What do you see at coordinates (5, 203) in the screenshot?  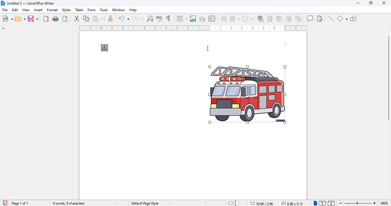 I see `click to save document` at bounding box center [5, 203].